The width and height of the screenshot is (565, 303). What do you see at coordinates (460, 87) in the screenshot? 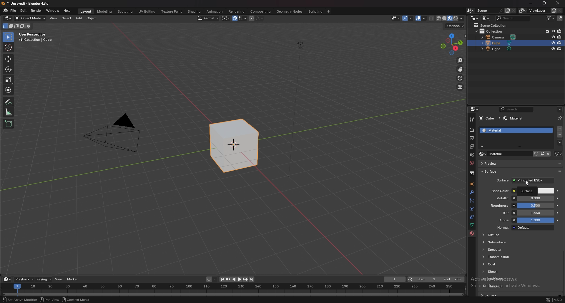
I see `perspective/orthographic mode` at bounding box center [460, 87].